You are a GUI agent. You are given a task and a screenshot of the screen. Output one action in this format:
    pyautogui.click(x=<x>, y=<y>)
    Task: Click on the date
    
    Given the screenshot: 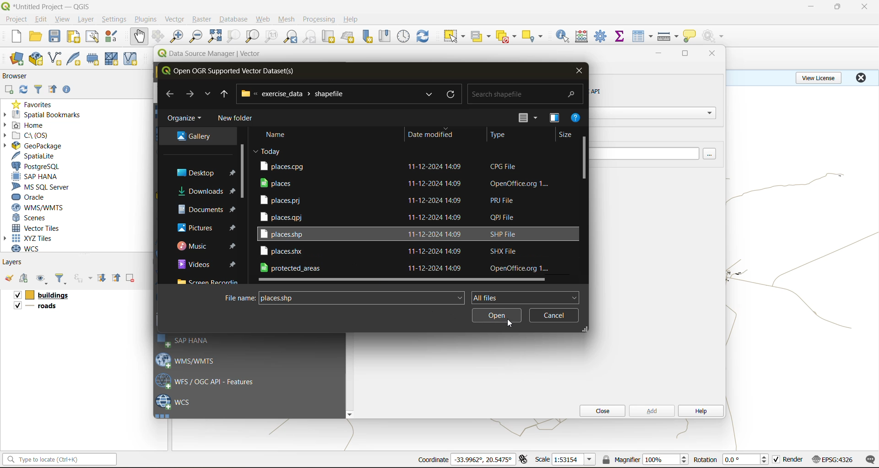 What is the action you would take?
    pyautogui.click(x=268, y=151)
    